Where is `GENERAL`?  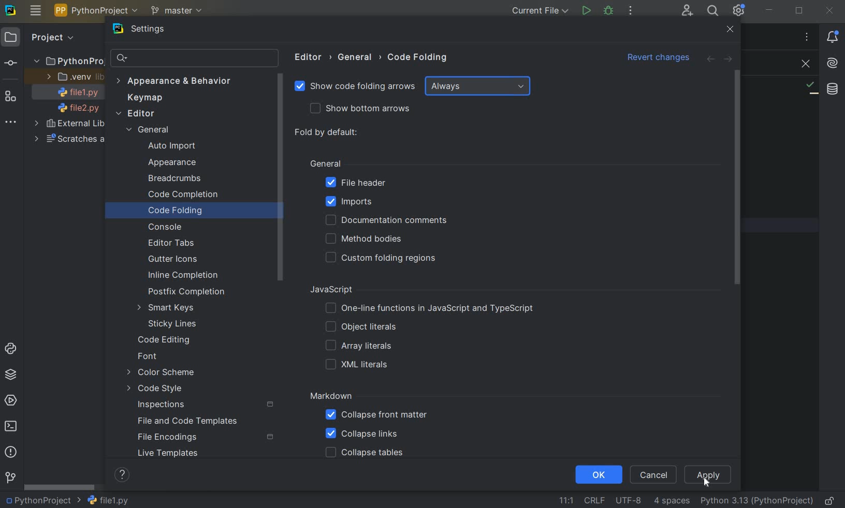
GENERAL is located at coordinates (358, 57).